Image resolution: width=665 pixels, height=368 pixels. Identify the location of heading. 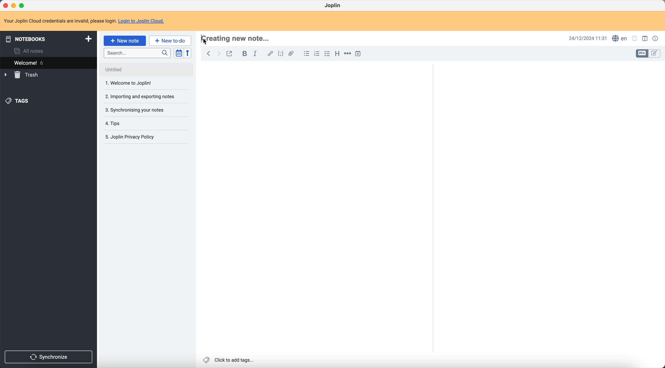
(337, 54).